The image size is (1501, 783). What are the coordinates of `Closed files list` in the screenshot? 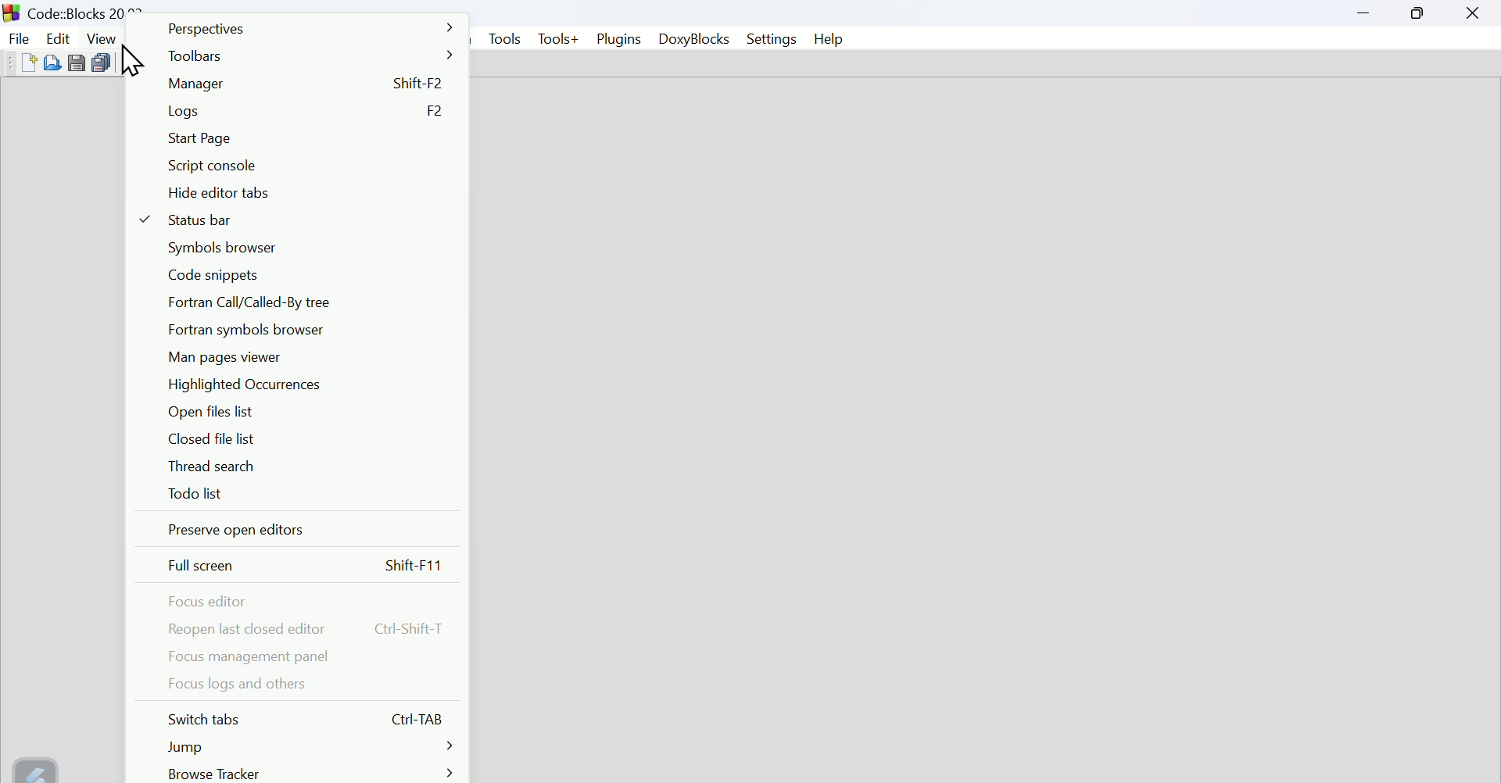 It's located at (215, 440).